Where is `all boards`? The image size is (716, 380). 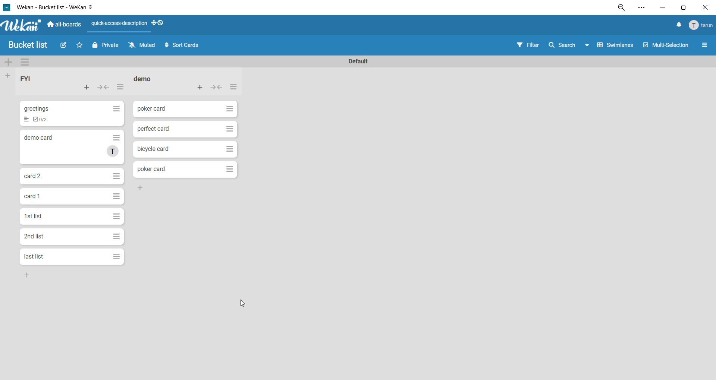 all boards is located at coordinates (65, 23).